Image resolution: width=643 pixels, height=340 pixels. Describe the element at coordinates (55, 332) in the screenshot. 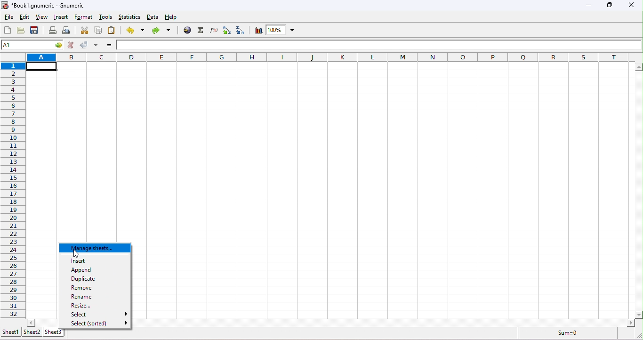

I see `sheet 3` at that location.